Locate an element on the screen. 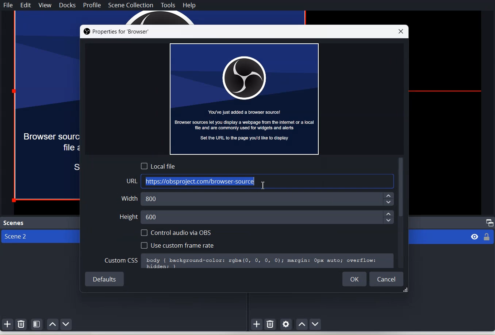 The height and width of the screenshot is (335, 495). Docks is located at coordinates (68, 5).